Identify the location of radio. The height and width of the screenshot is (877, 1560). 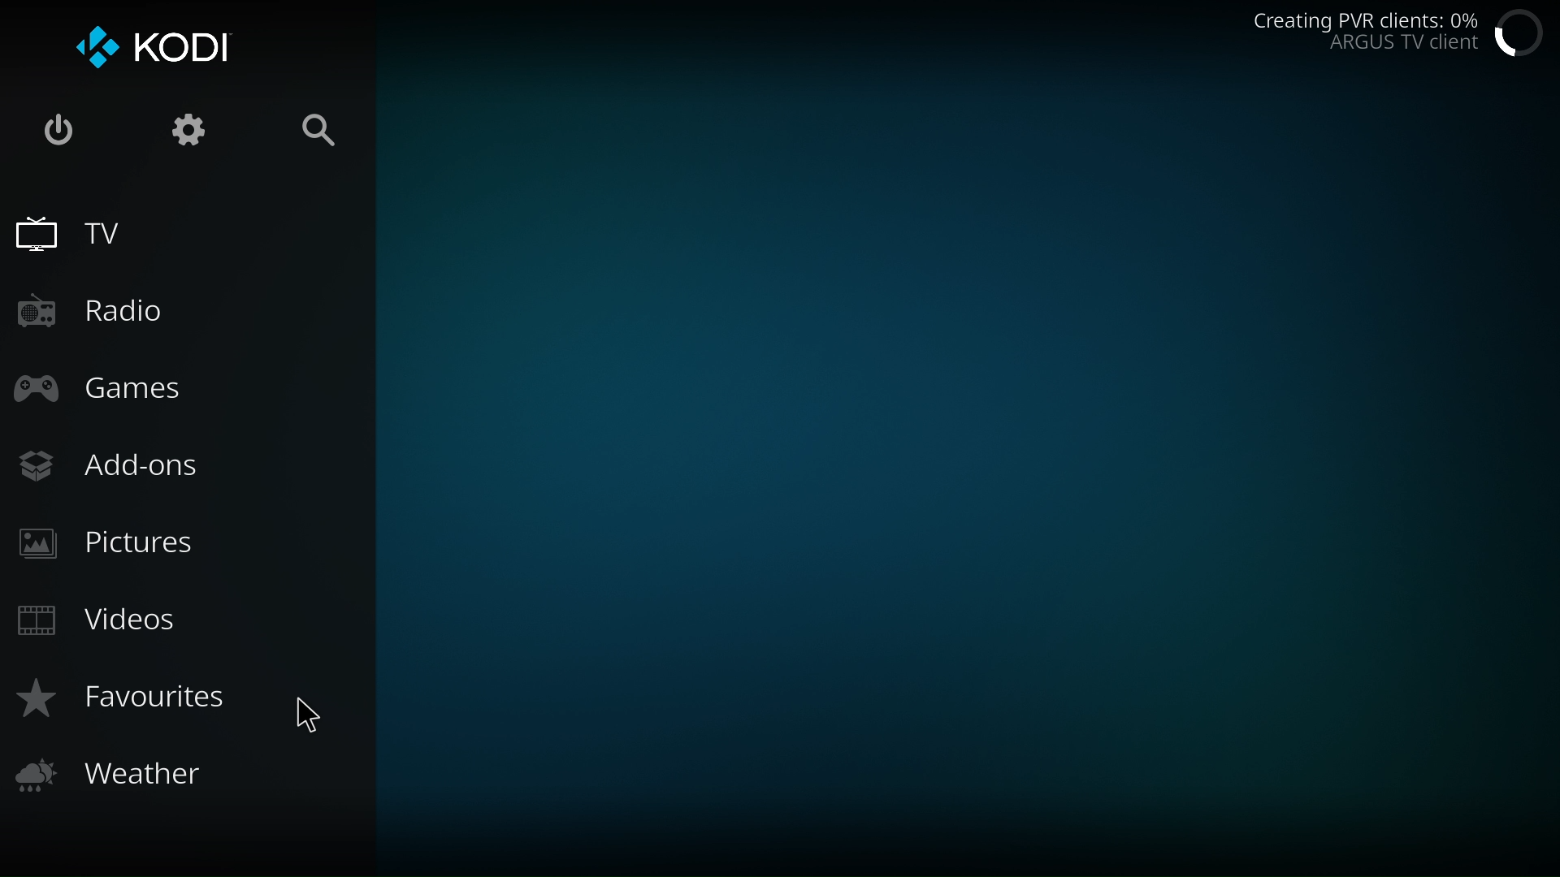
(102, 312).